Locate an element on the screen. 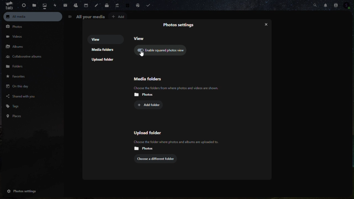  Media folder is located at coordinates (173, 78).